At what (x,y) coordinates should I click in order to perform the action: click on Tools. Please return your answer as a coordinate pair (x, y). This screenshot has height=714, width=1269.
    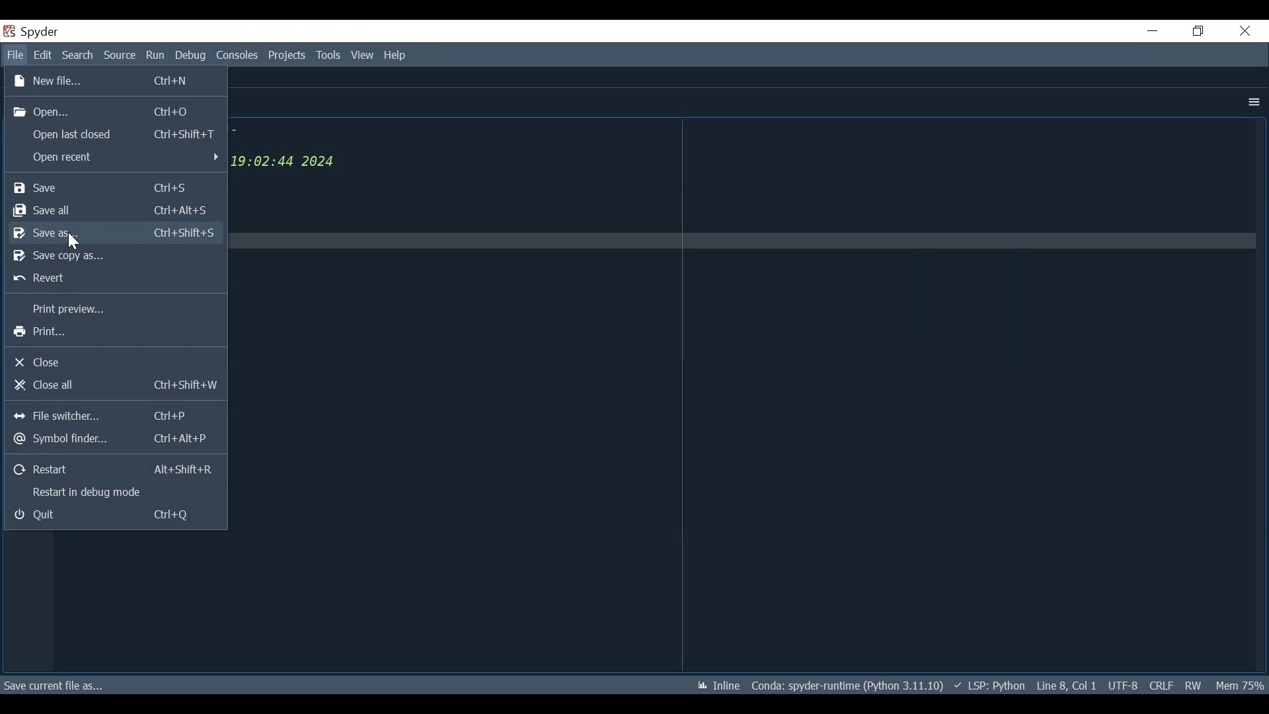
    Looking at the image, I should click on (328, 55).